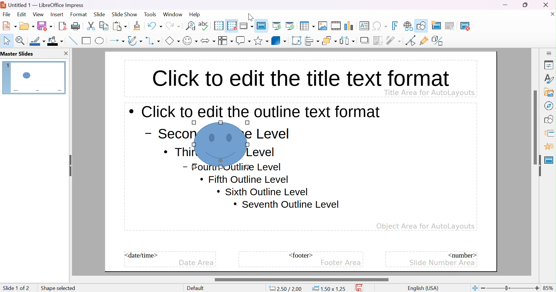 This screenshot has height=292, width=556. What do you see at coordinates (190, 25) in the screenshot?
I see `find and replace` at bounding box center [190, 25].